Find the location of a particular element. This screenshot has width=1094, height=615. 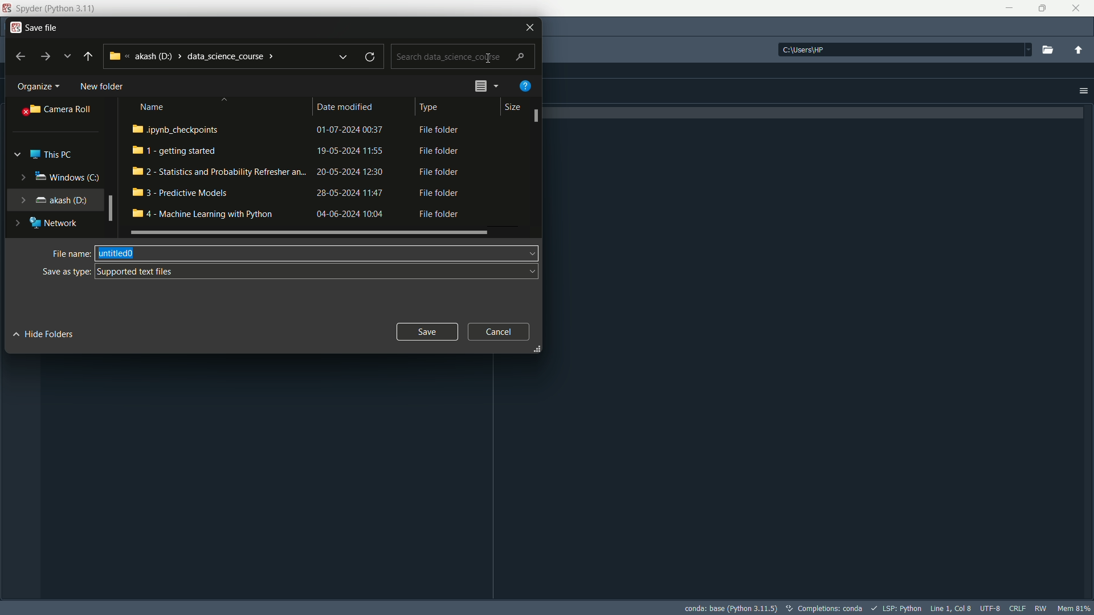

 is located at coordinates (898, 49).